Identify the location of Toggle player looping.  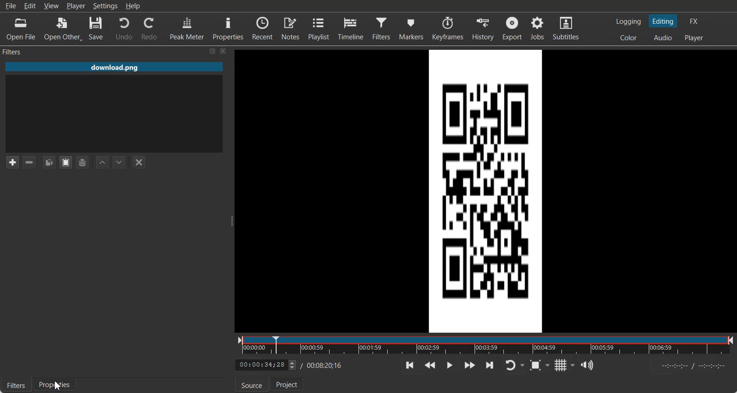
(514, 365).